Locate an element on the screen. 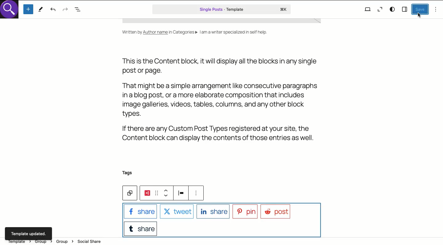 This screenshot has height=245, width=443. Tools is located at coordinates (41, 10).